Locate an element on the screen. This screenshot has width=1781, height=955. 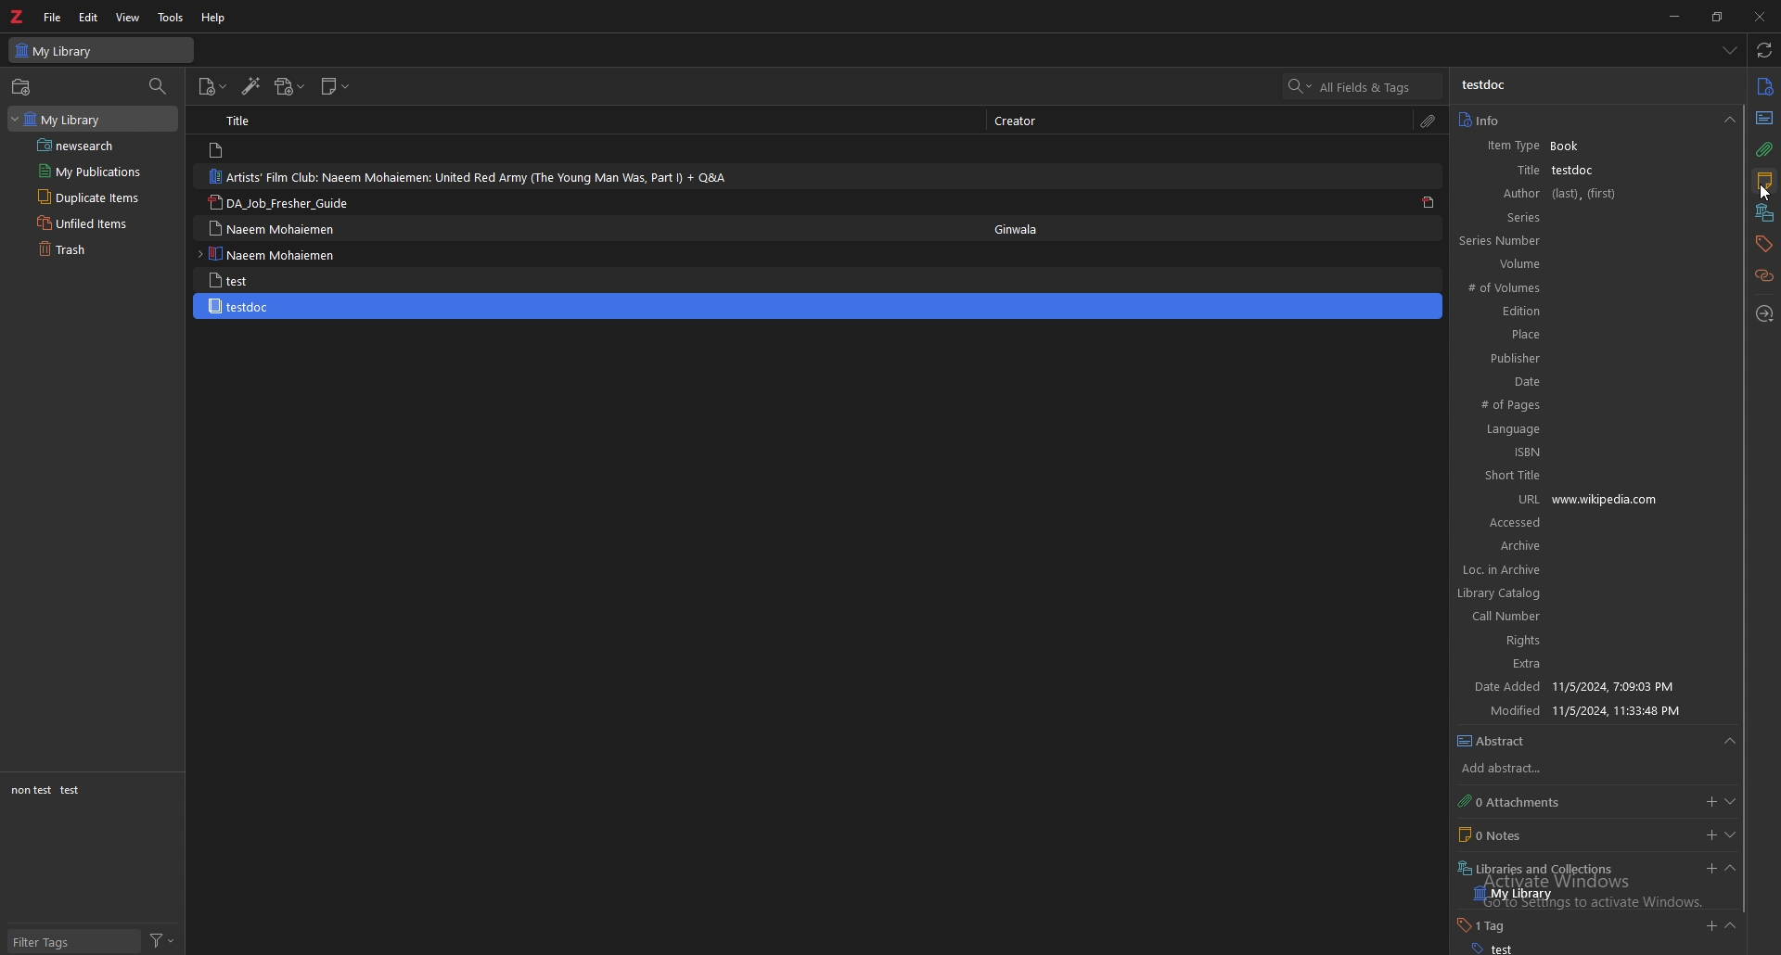
search all fields & tags is located at coordinates (1365, 86).